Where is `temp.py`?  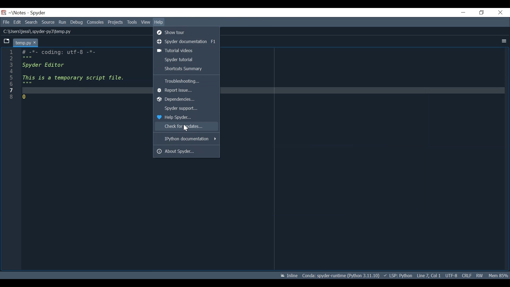
temp.py is located at coordinates (25, 42).